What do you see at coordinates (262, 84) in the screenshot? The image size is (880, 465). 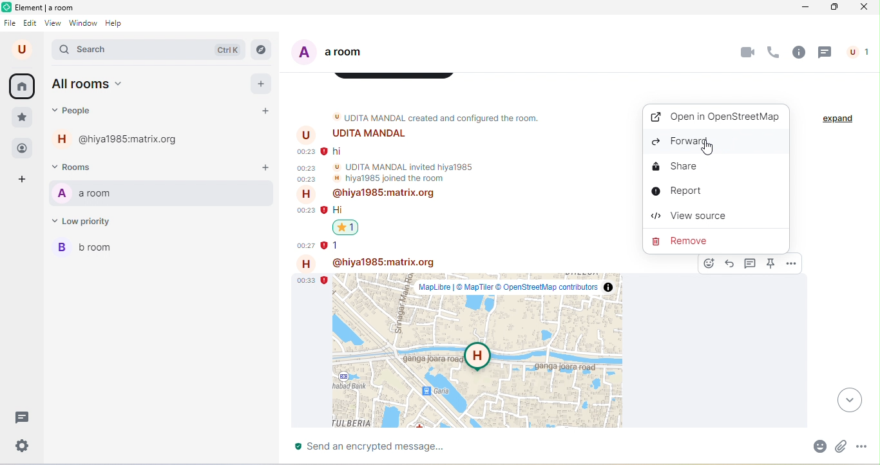 I see `add` at bounding box center [262, 84].